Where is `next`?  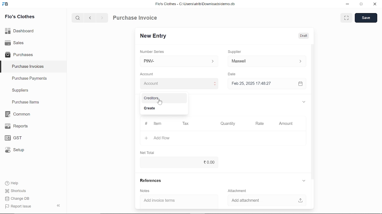
next is located at coordinates (102, 19).